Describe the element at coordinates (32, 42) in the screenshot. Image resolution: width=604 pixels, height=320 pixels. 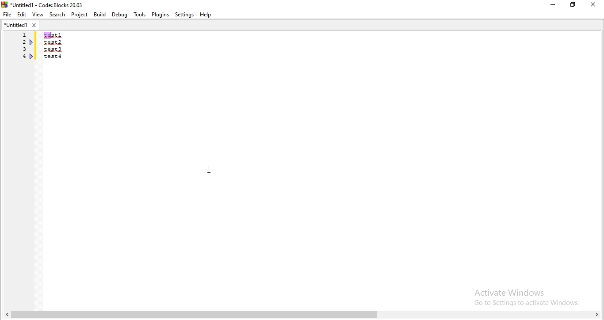
I see `Debugger Point in 2 ` at that location.